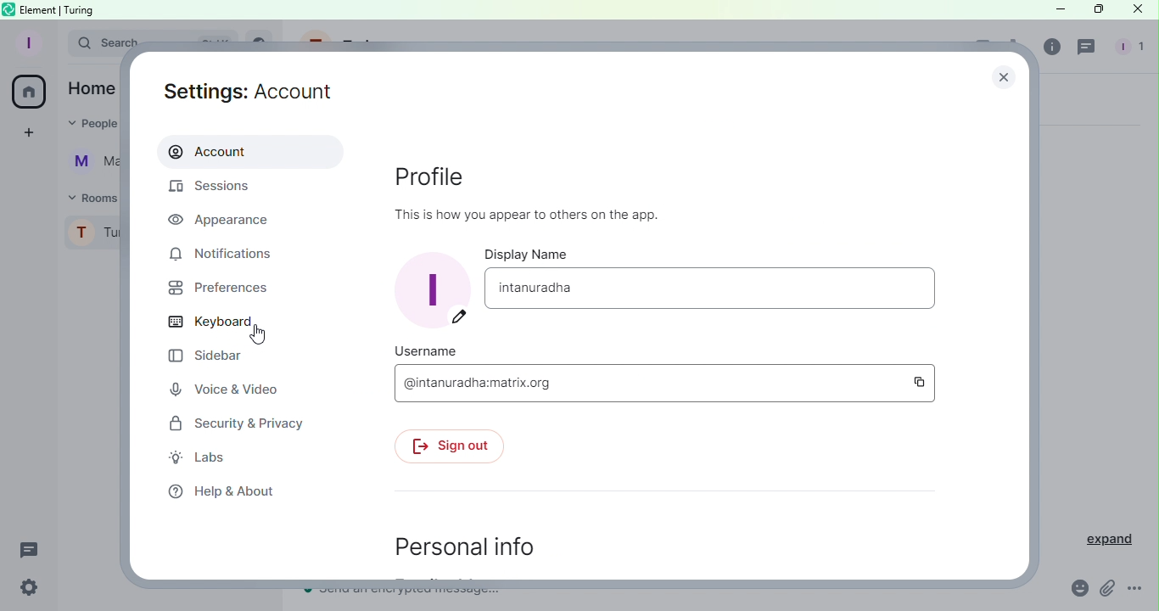  What do you see at coordinates (425, 294) in the screenshot?
I see `Display picture` at bounding box center [425, 294].